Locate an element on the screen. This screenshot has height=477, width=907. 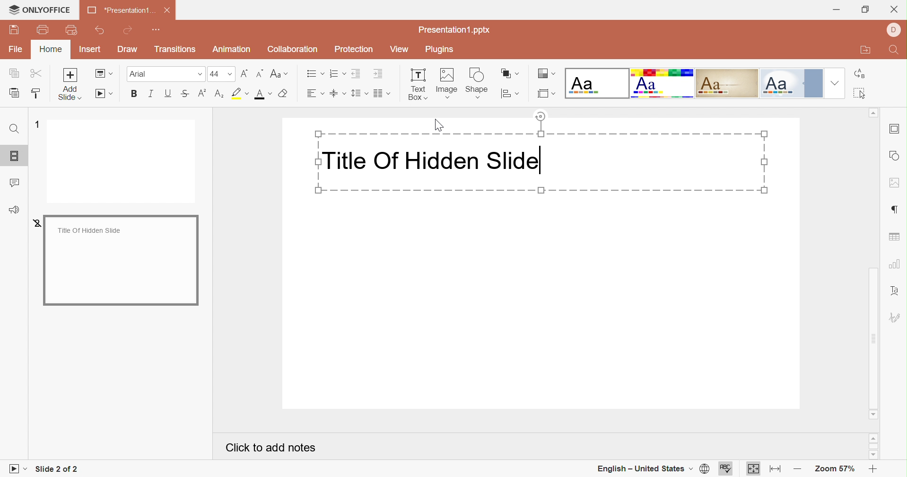
Open file location is located at coordinates (863, 50).